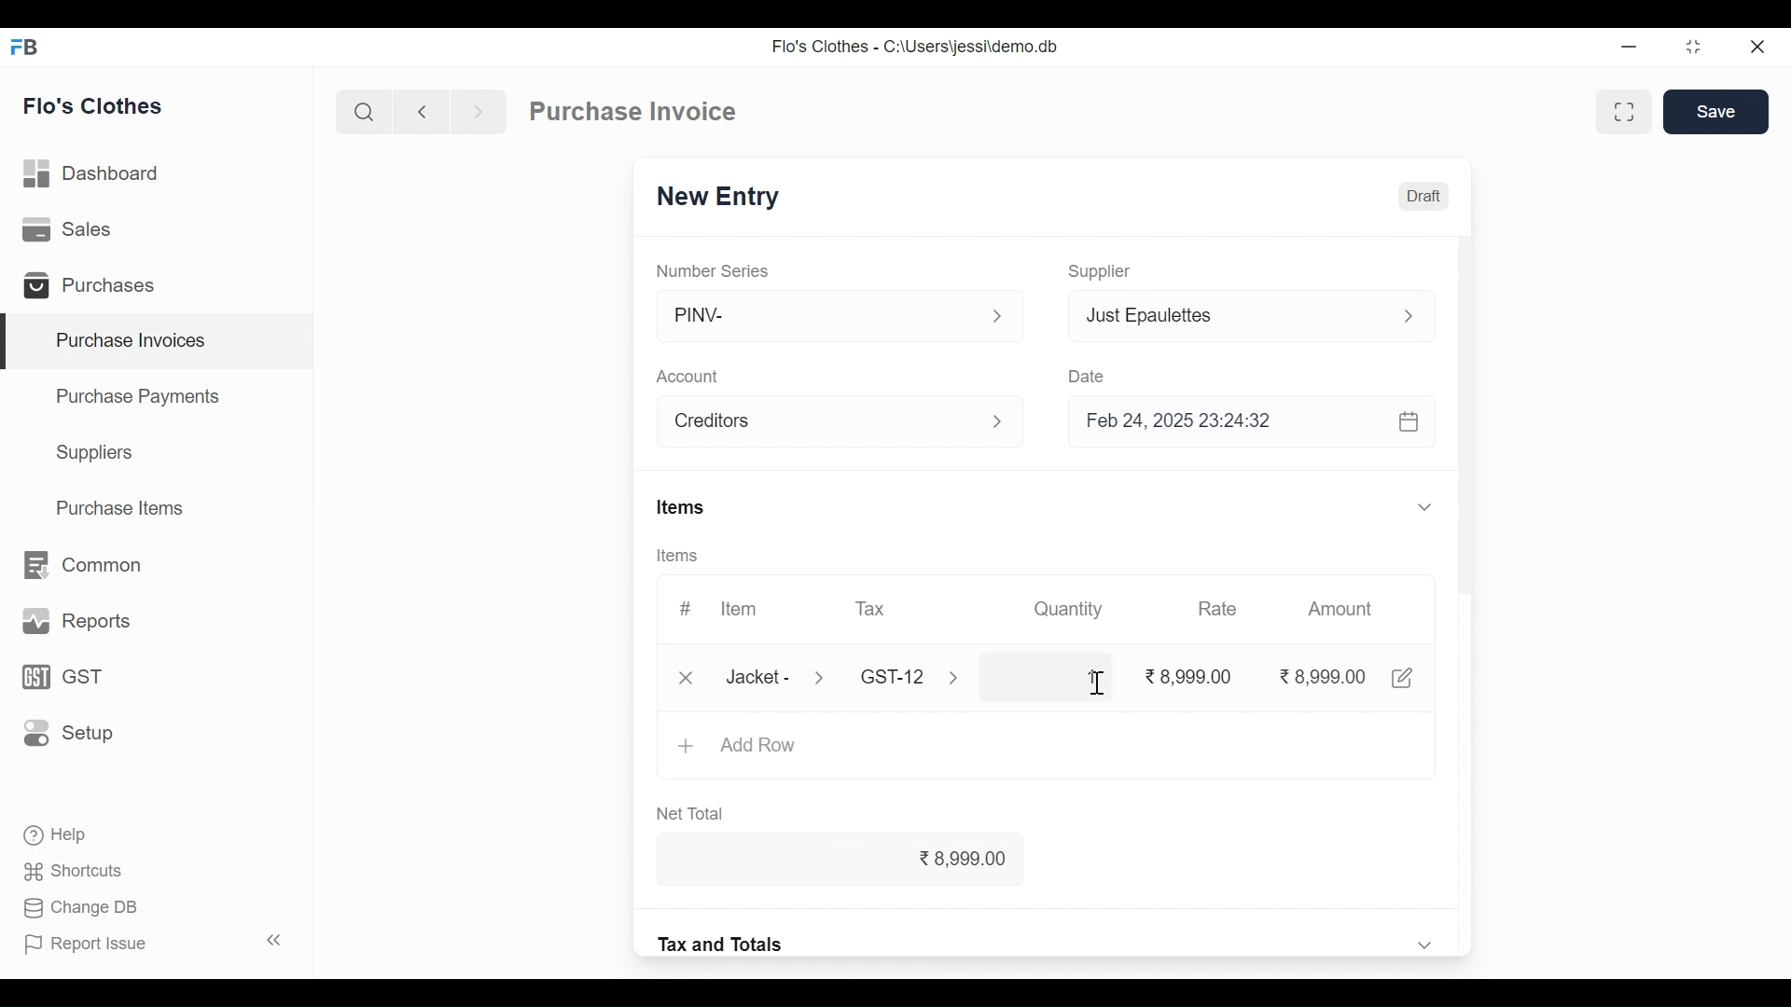 The width and height of the screenshot is (1791, 1007). What do you see at coordinates (862, 861) in the screenshot?
I see `8,999.00` at bounding box center [862, 861].